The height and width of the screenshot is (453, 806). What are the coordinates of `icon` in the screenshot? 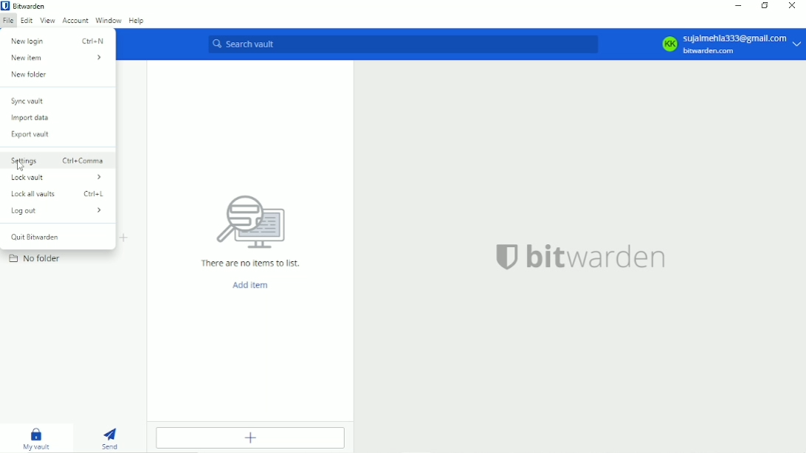 It's located at (249, 221).